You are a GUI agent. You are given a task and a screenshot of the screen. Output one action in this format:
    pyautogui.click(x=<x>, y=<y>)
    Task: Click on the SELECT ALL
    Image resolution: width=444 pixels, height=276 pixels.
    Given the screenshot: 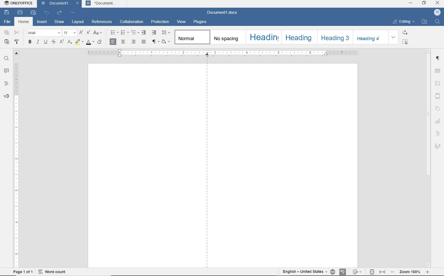 What is the action you would take?
    pyautogui.click(x=406, y=42)
    